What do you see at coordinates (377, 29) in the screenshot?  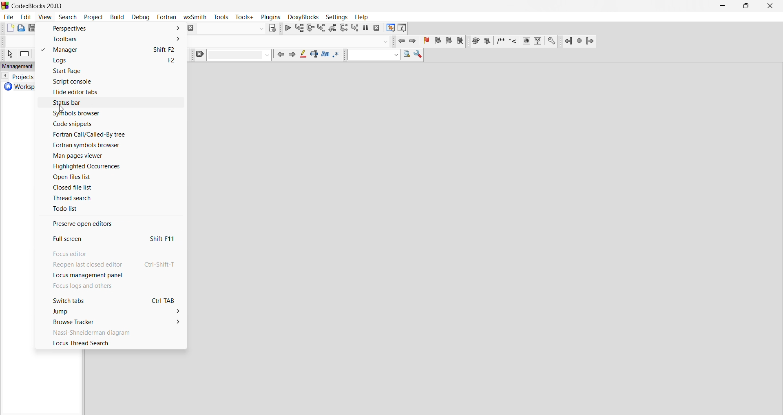 I see `stop debugger` at bounding box center [377, 29].